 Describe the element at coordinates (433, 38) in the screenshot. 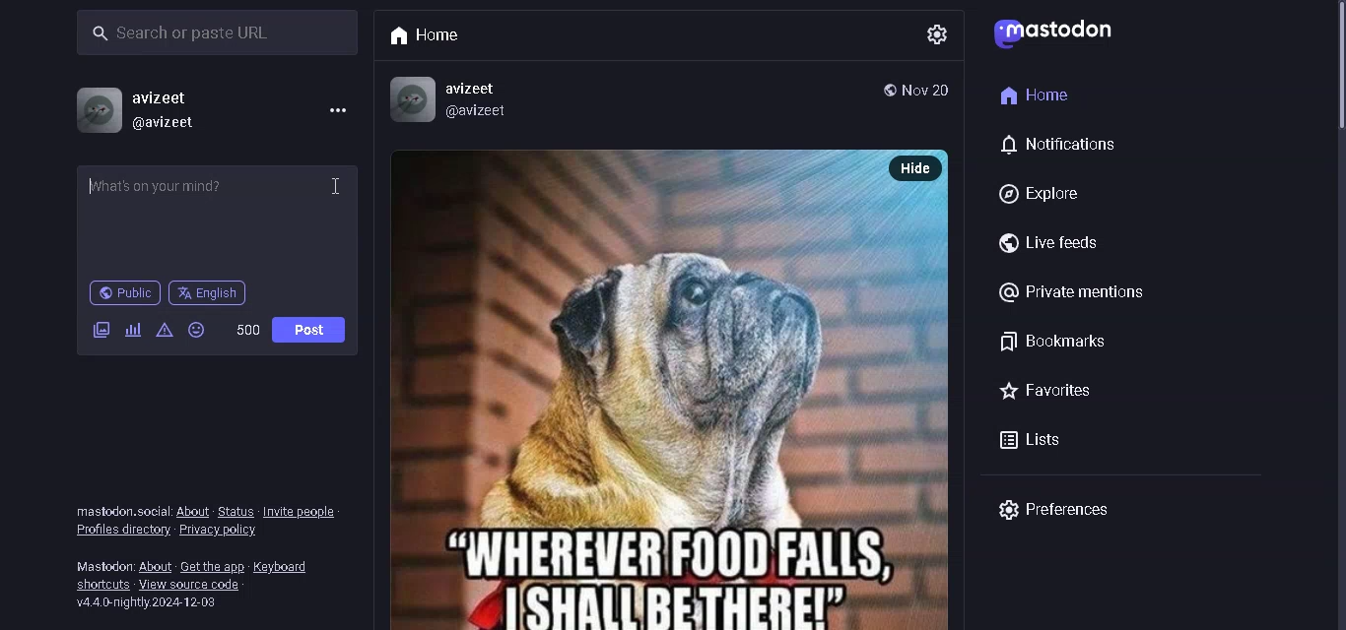

I see `Home tab` at that location.